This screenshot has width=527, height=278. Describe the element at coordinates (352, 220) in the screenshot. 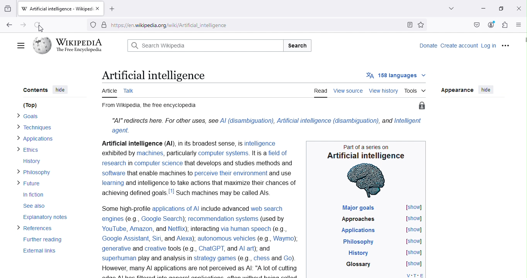

I see `Approaches` at that location.